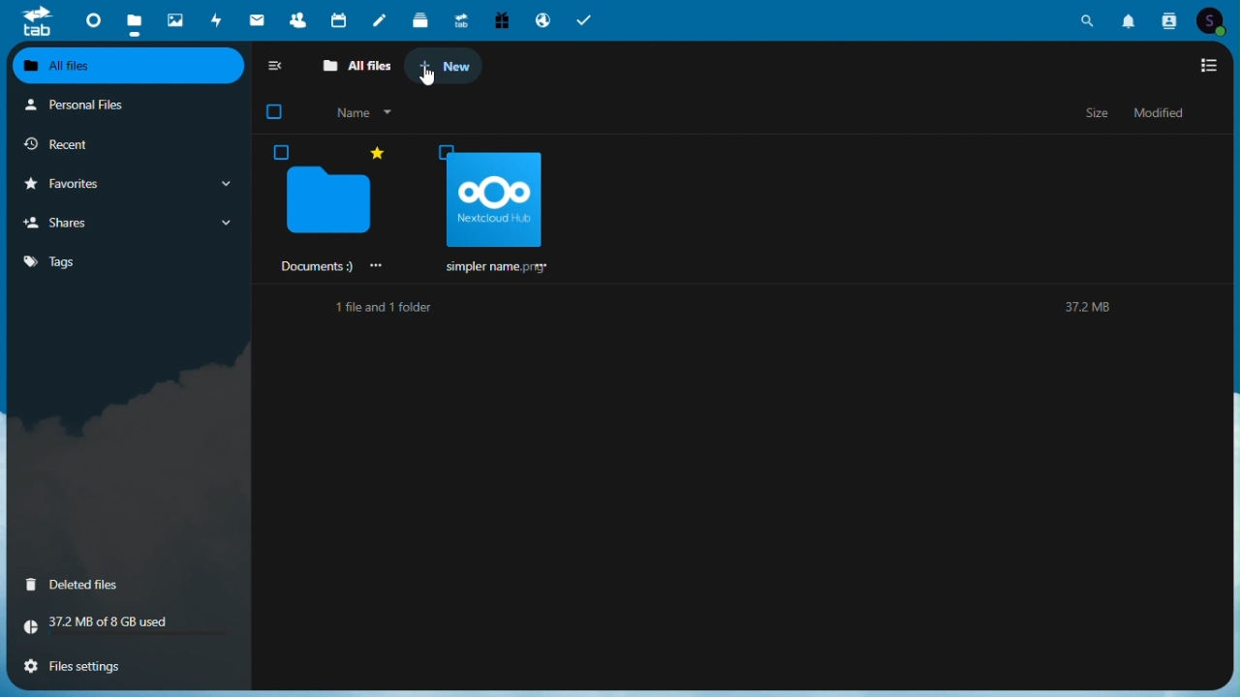 The height and width of the screenshot is (697, 1240). Describe the element at coordinates (1131, 20) in the screenshot. I see `Notifications` at that location.